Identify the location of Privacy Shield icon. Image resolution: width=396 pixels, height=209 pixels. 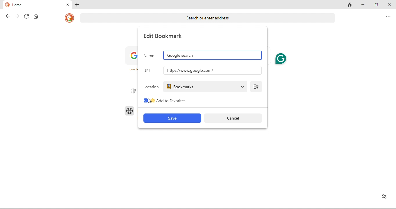
(132, 91).